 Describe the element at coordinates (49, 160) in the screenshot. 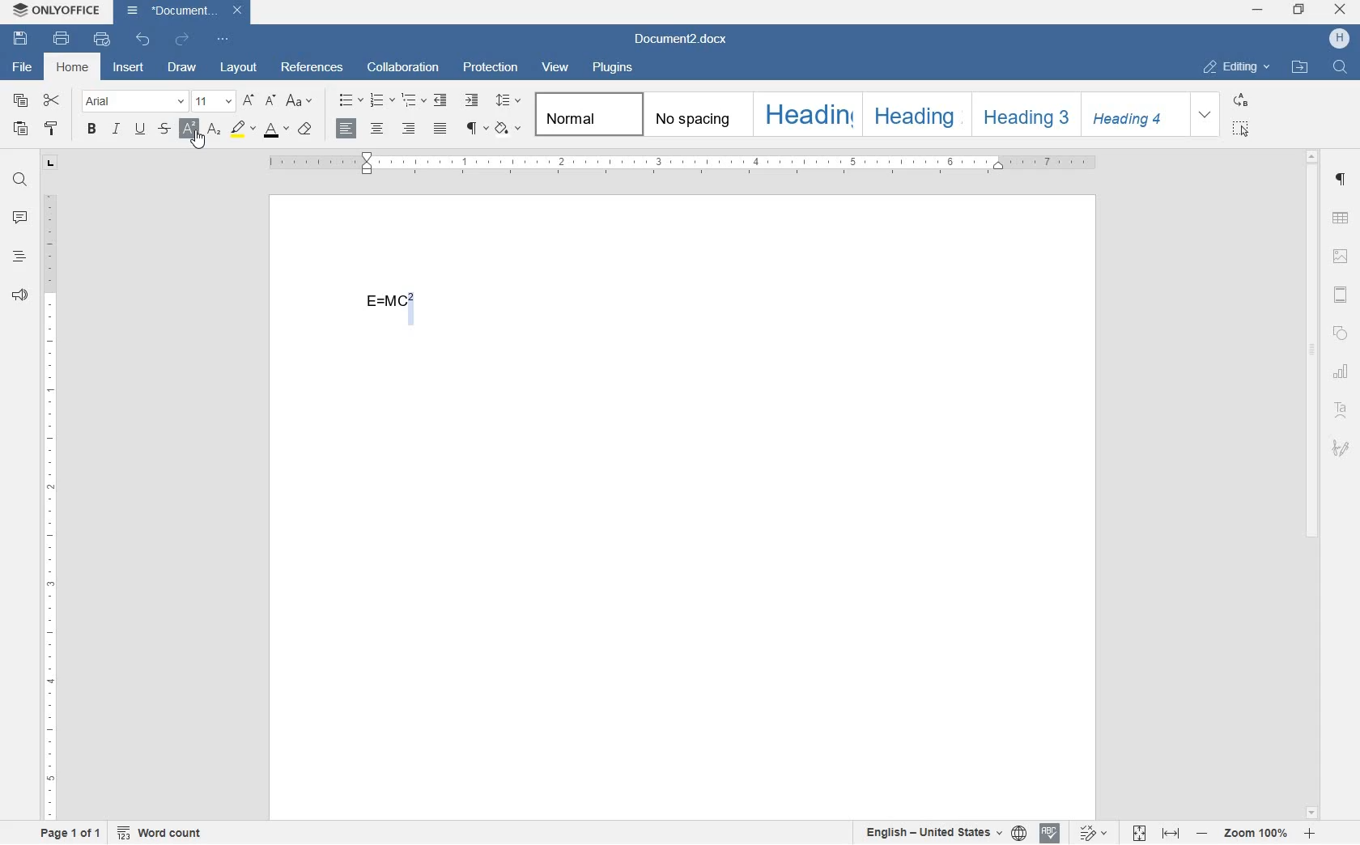

I see `tab` at that location.